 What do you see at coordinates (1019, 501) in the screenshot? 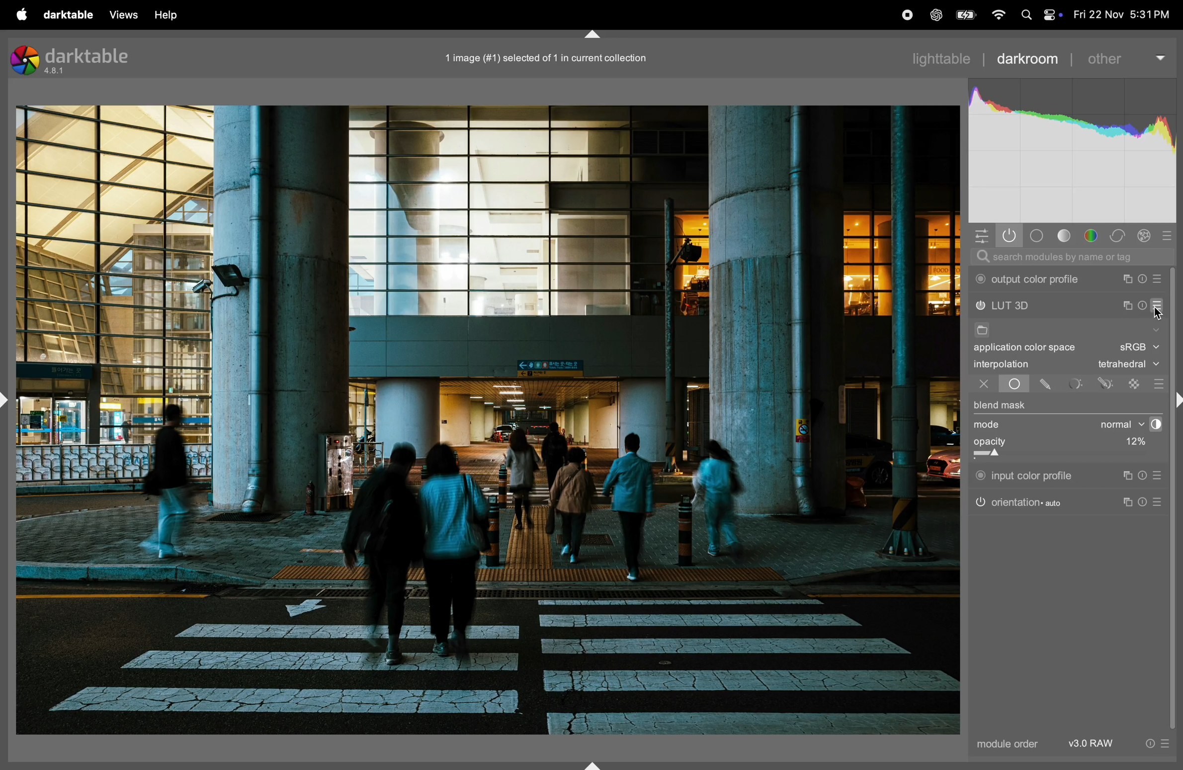
I see `orientation` at bounding box center [1019, 501].